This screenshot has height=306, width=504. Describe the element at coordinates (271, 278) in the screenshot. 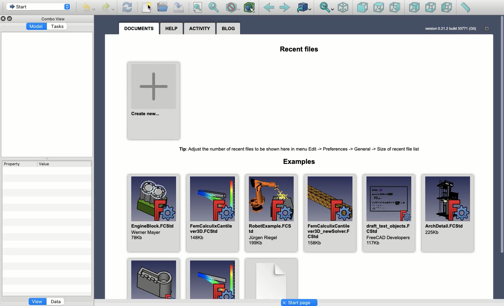

I see `Examples` at that location.